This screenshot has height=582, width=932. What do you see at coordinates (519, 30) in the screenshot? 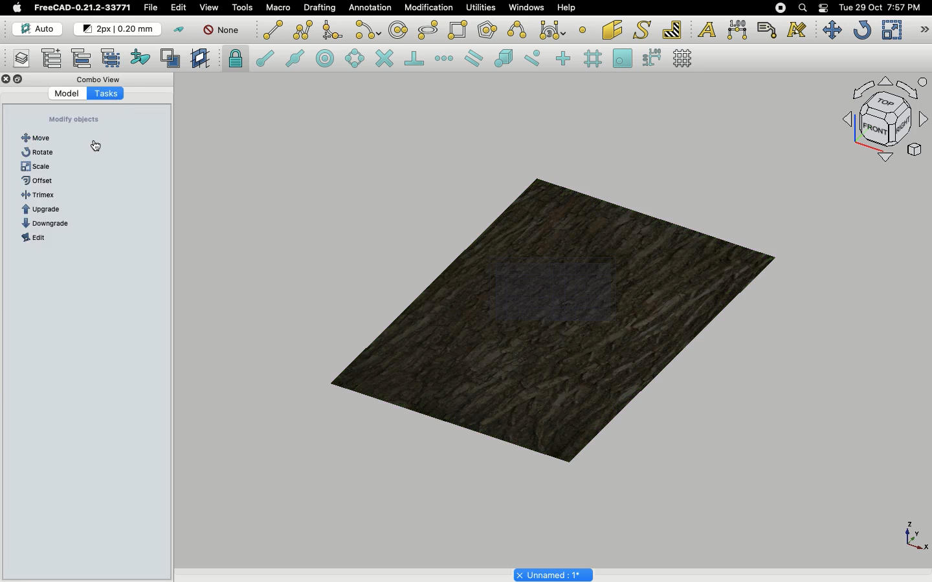
I see `B-spline` at bounding box center [519, 30].